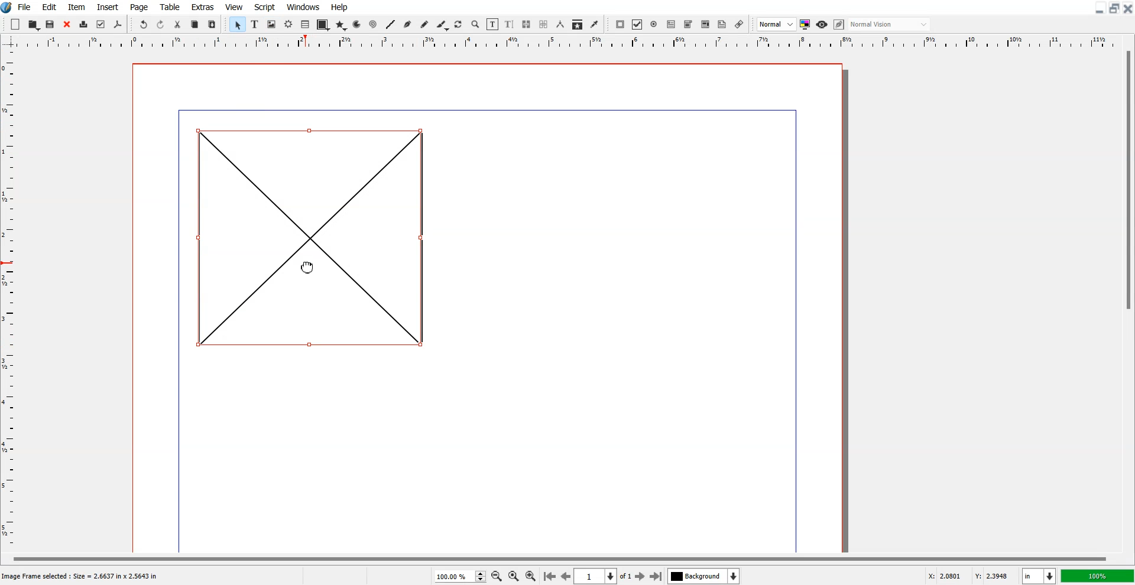 The width and height of the screenshot is (1135, 585). Describe the element at coordinates (101, 25) in the screenshot. I see `Preflight verifier` at that location.